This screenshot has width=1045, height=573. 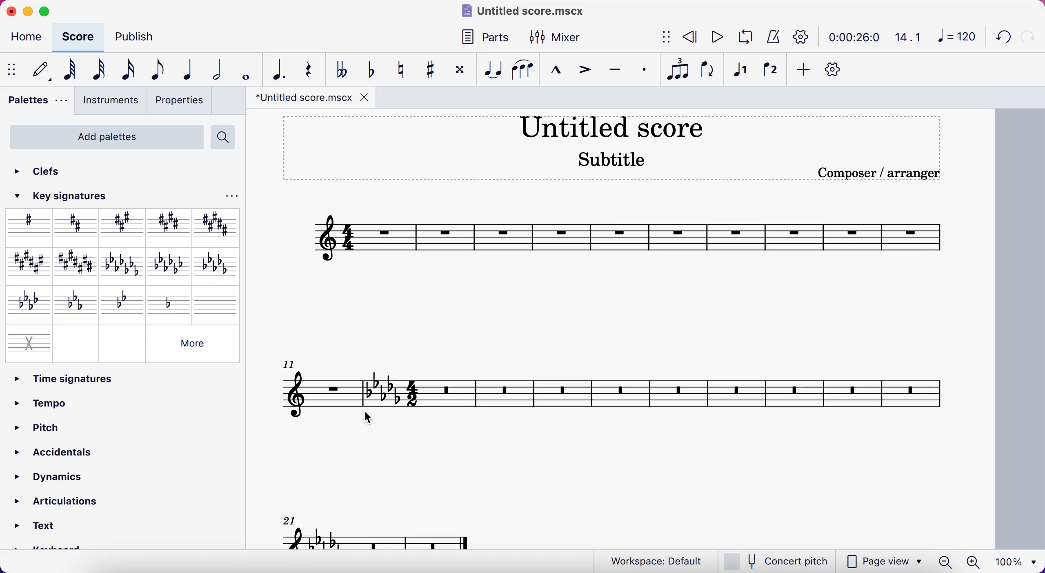 I want to click on toggle natural, so click(x=403, y=71).